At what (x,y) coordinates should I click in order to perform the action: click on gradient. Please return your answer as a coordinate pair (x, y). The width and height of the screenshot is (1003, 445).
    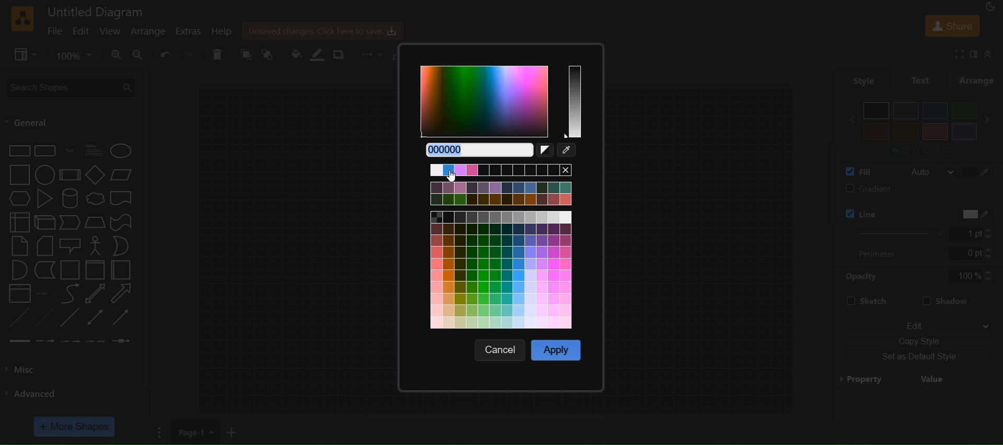
    Looking at the image, I should click on (918, 190).